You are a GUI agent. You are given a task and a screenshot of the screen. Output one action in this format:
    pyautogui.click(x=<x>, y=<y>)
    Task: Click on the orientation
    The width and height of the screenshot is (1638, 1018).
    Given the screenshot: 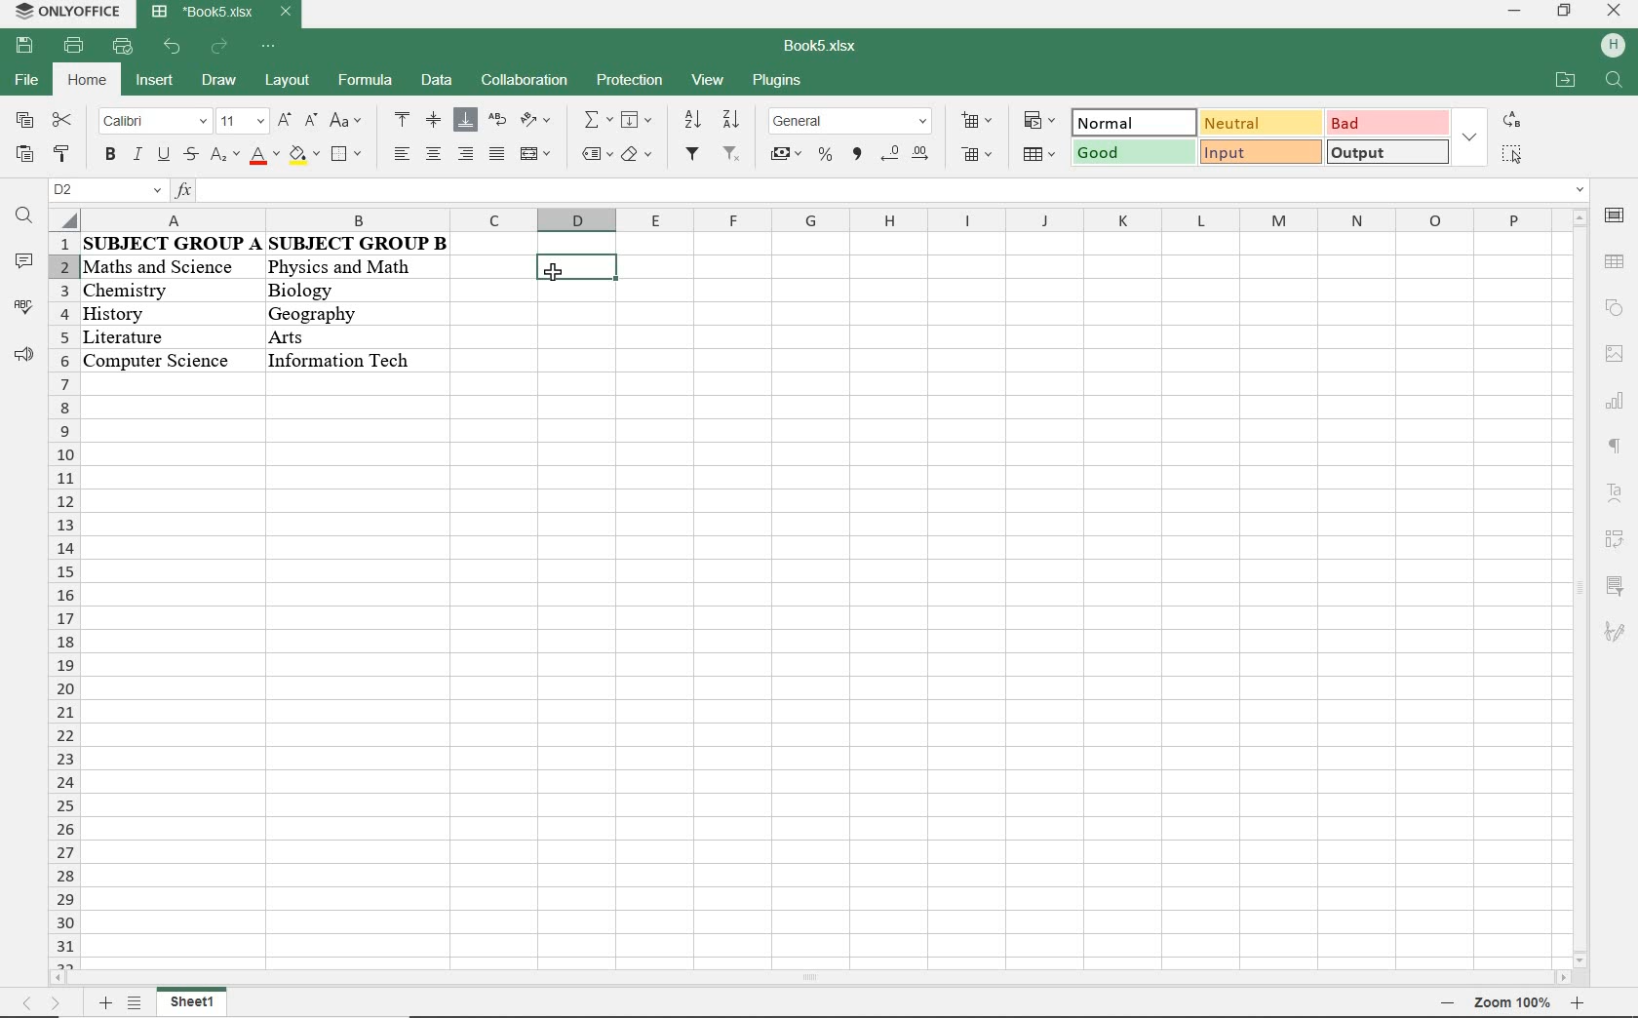 What is the action you would take?
    pyautogui.click(x=535, y=121)
    